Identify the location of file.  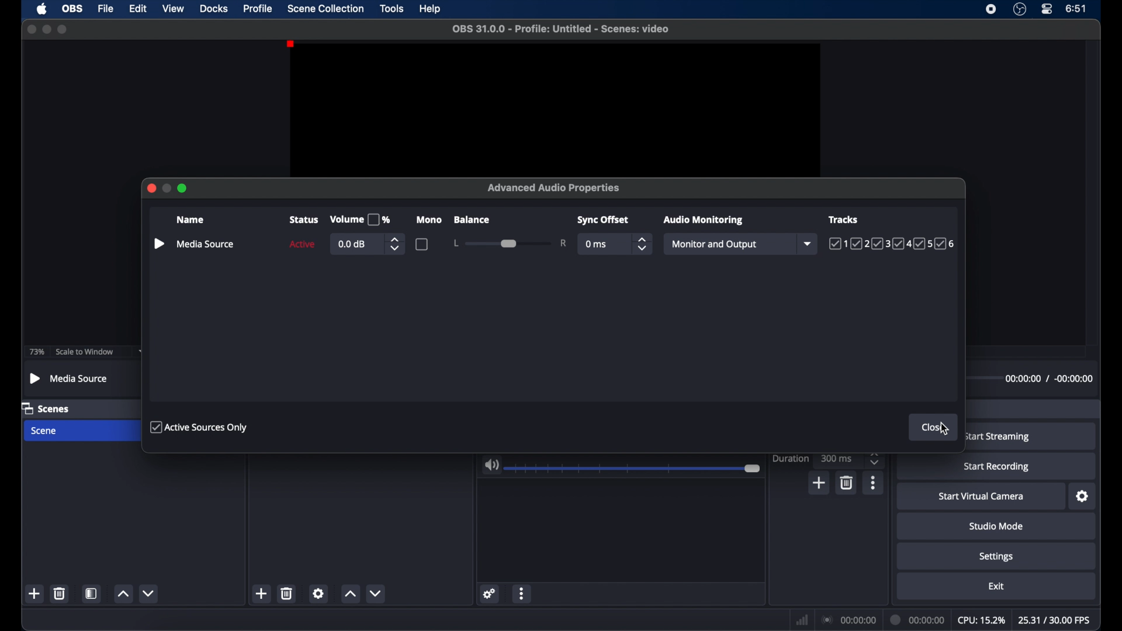
(106, 9).